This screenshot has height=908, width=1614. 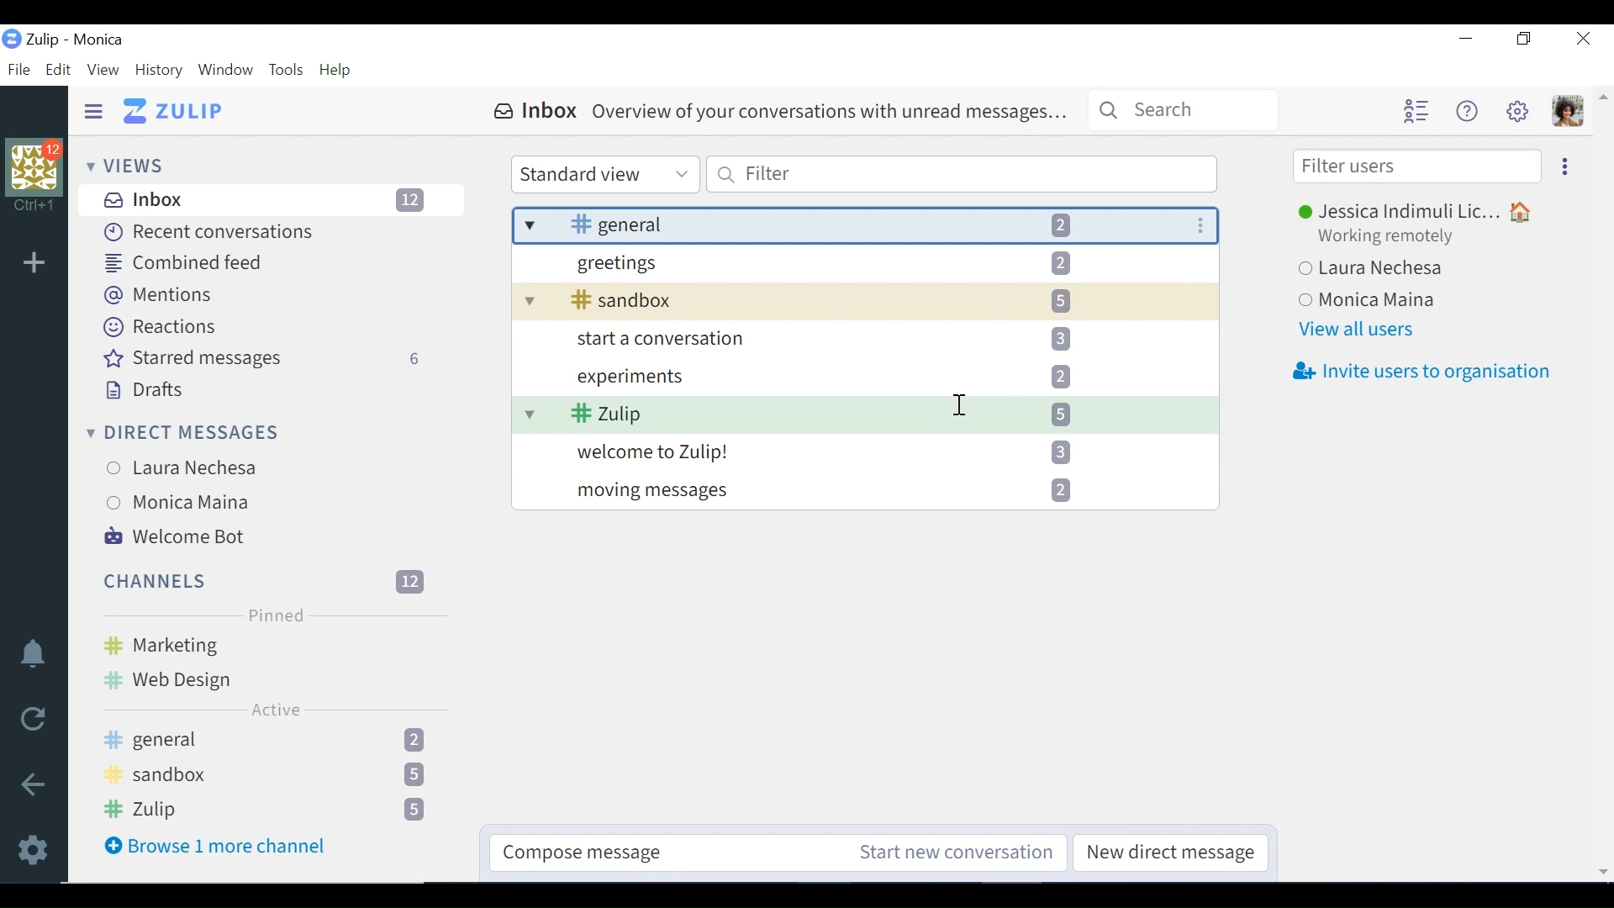 I want to click on Inbox, so click(x=275, y=200).